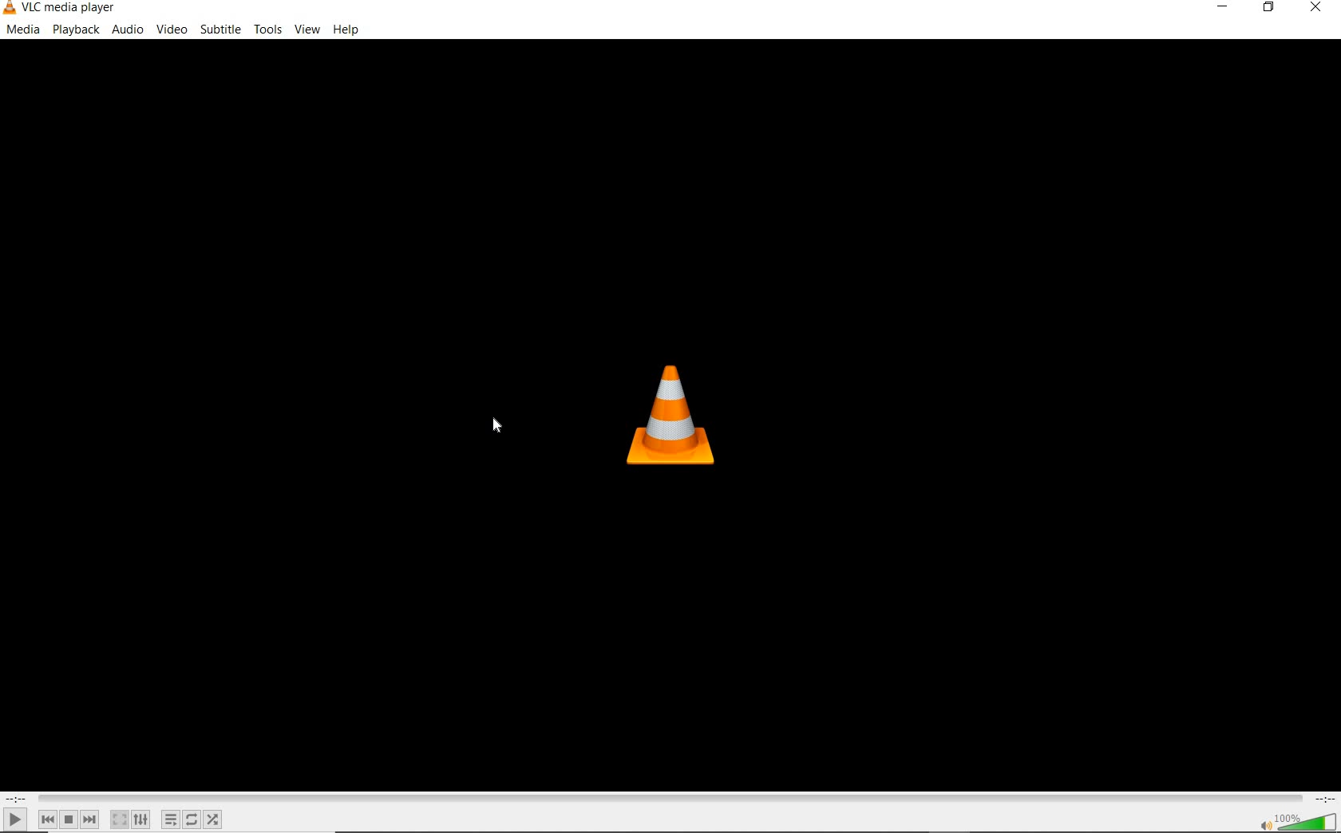 This screenshot has height=833, width=1341. What do you see at coordinates (1307, 820) in the screenshot?
I see `volume` at bounding box center [1307, 820].